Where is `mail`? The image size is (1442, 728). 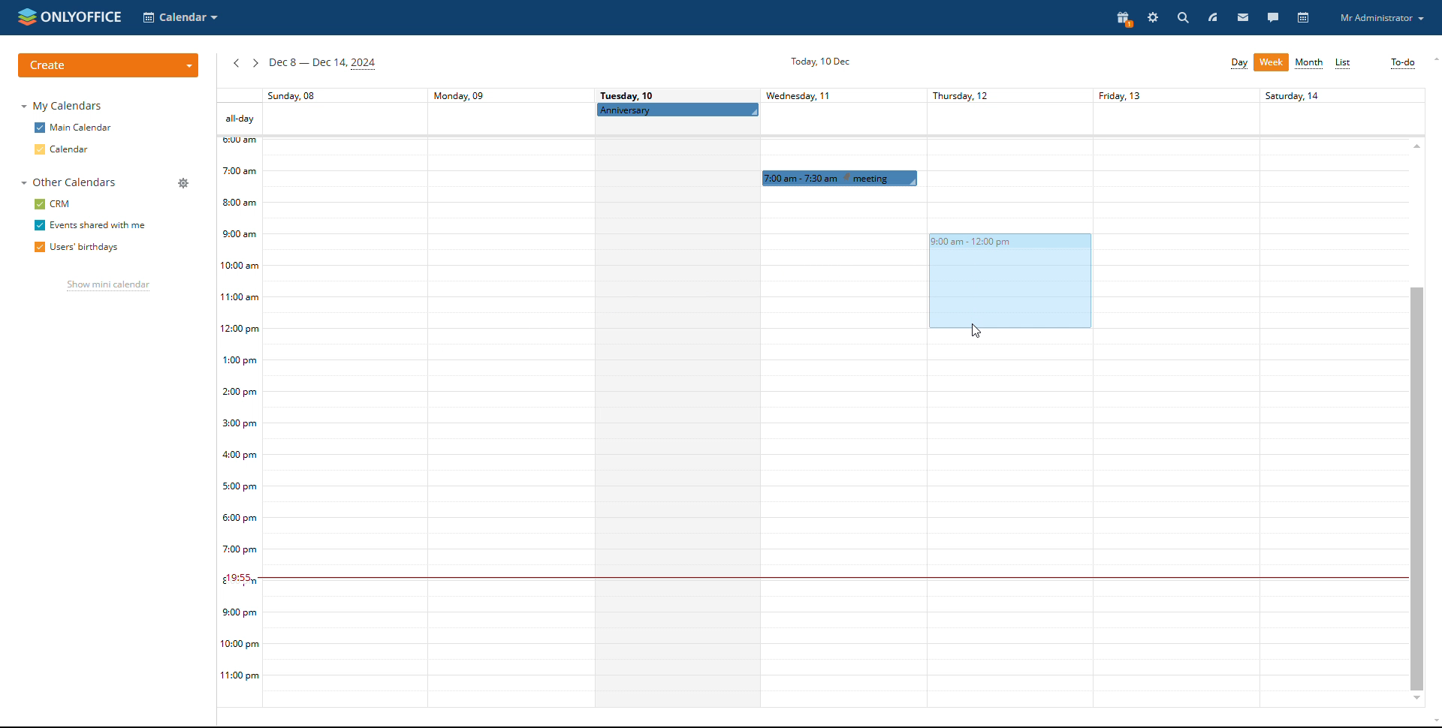
mail is located at coordinates (1243, 17).